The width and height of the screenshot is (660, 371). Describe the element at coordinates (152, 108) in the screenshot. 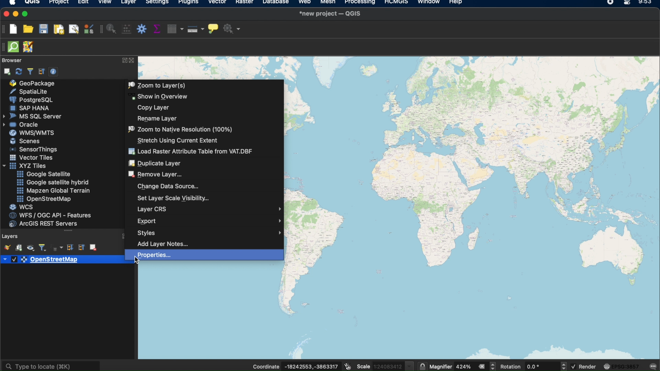

I see `copy layer` at that location.